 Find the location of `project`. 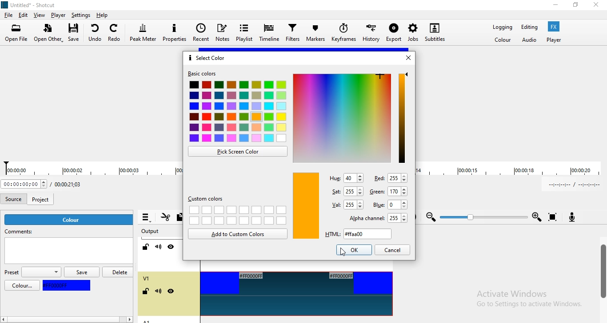

project is located at coordinates (42, 197).